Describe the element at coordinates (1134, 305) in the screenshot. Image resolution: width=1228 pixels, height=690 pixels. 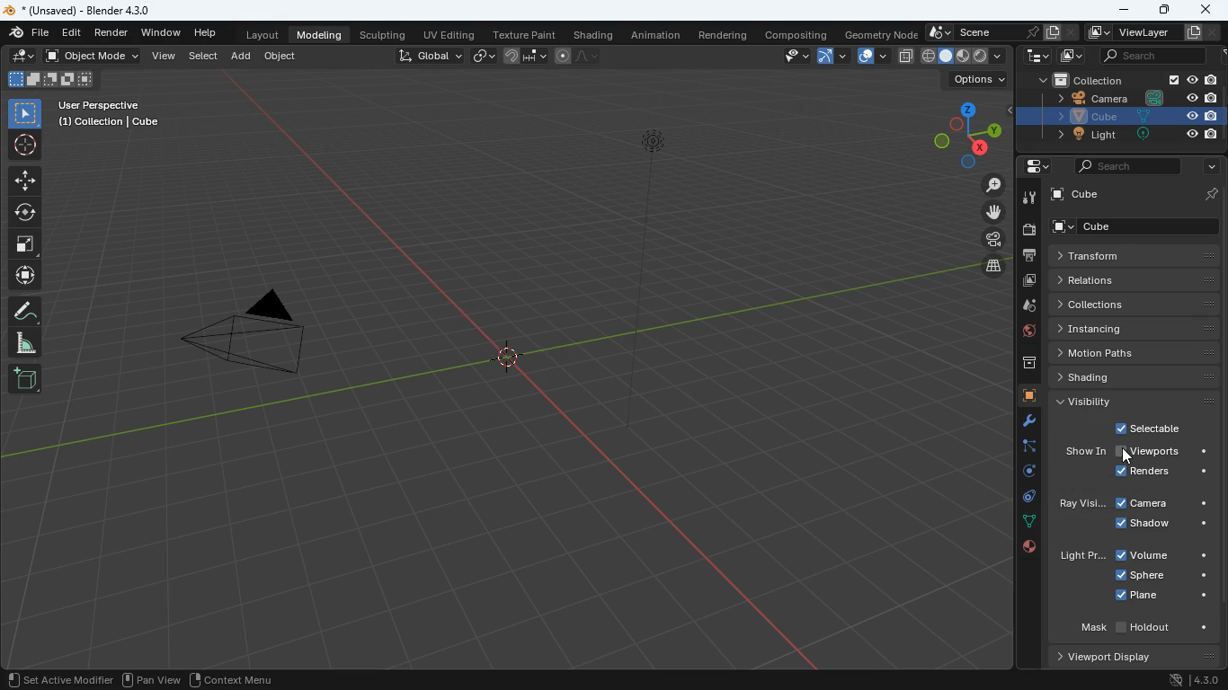
I see `collections` at that location.